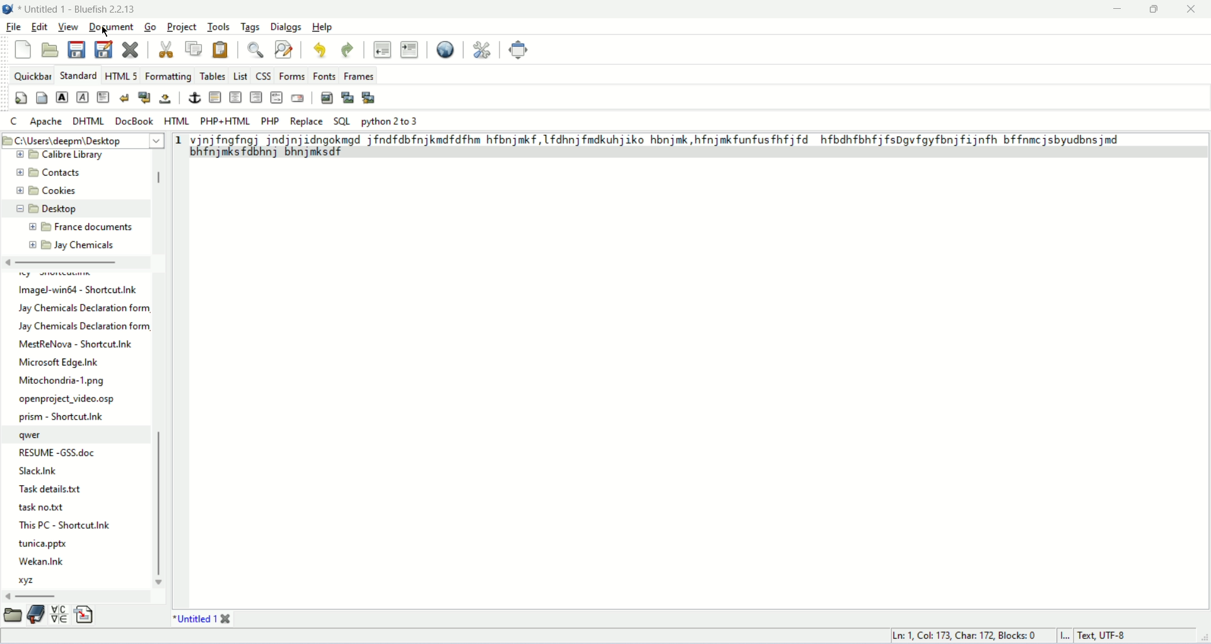 The width and height of the screenshot is (1211, 644). What do you see at coordinates (342, 120) in the screenshot?
I see `SQL` at bounding box center [342, 120].